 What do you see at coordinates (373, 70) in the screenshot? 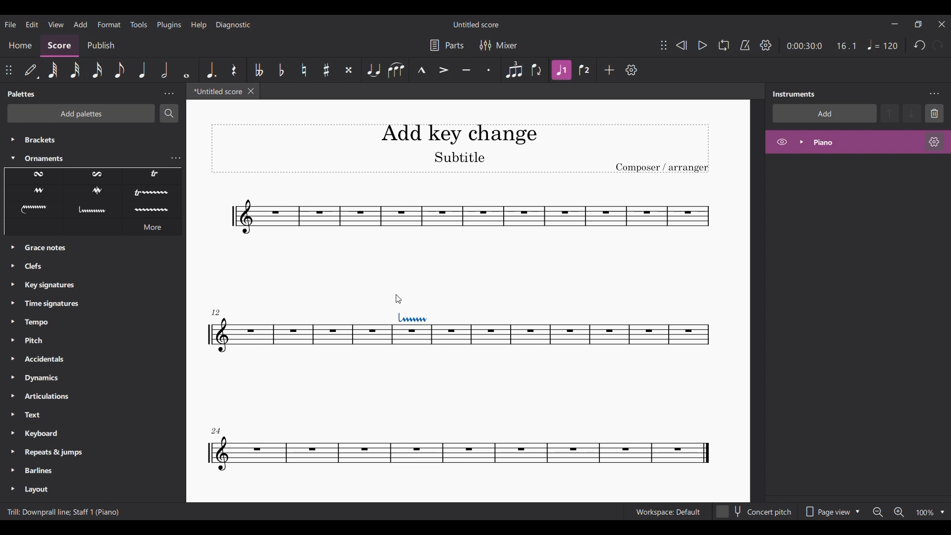
I see `Tie` at bounding box center [373, 70].